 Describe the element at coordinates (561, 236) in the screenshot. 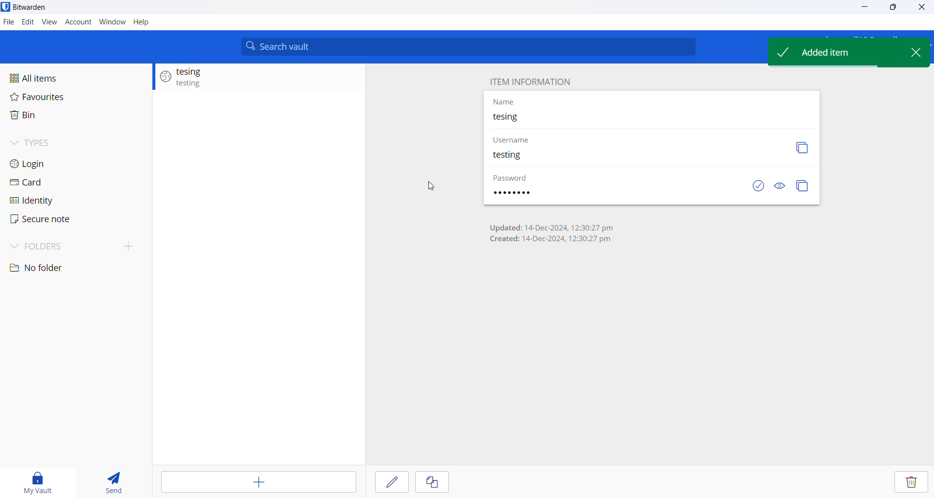

I see `updation and creation date` at that location.